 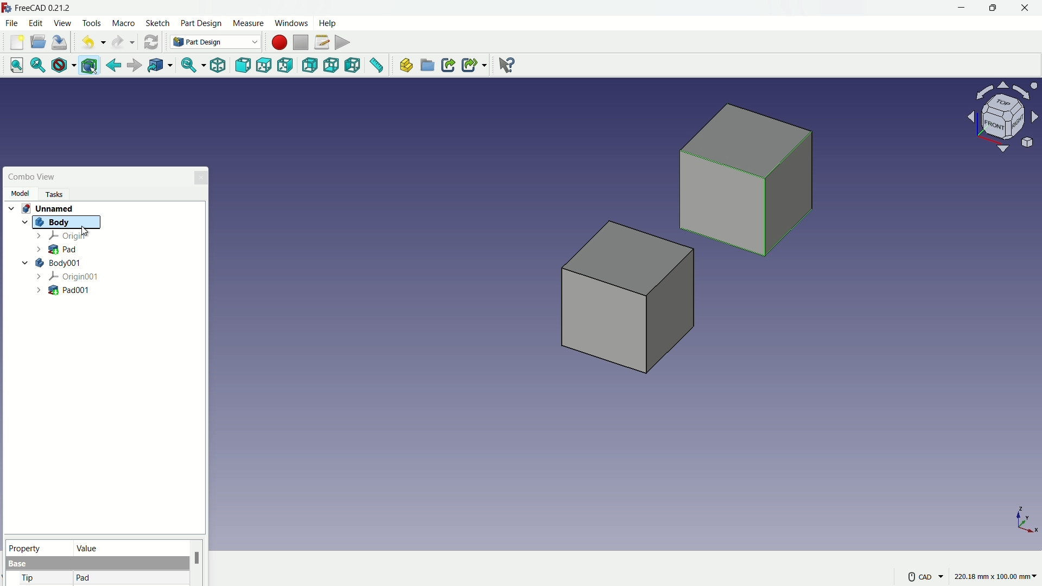 What do you see at coordinates (151, 41) in the screenshot?
I see `refresh` at bounding box center [151, 41].